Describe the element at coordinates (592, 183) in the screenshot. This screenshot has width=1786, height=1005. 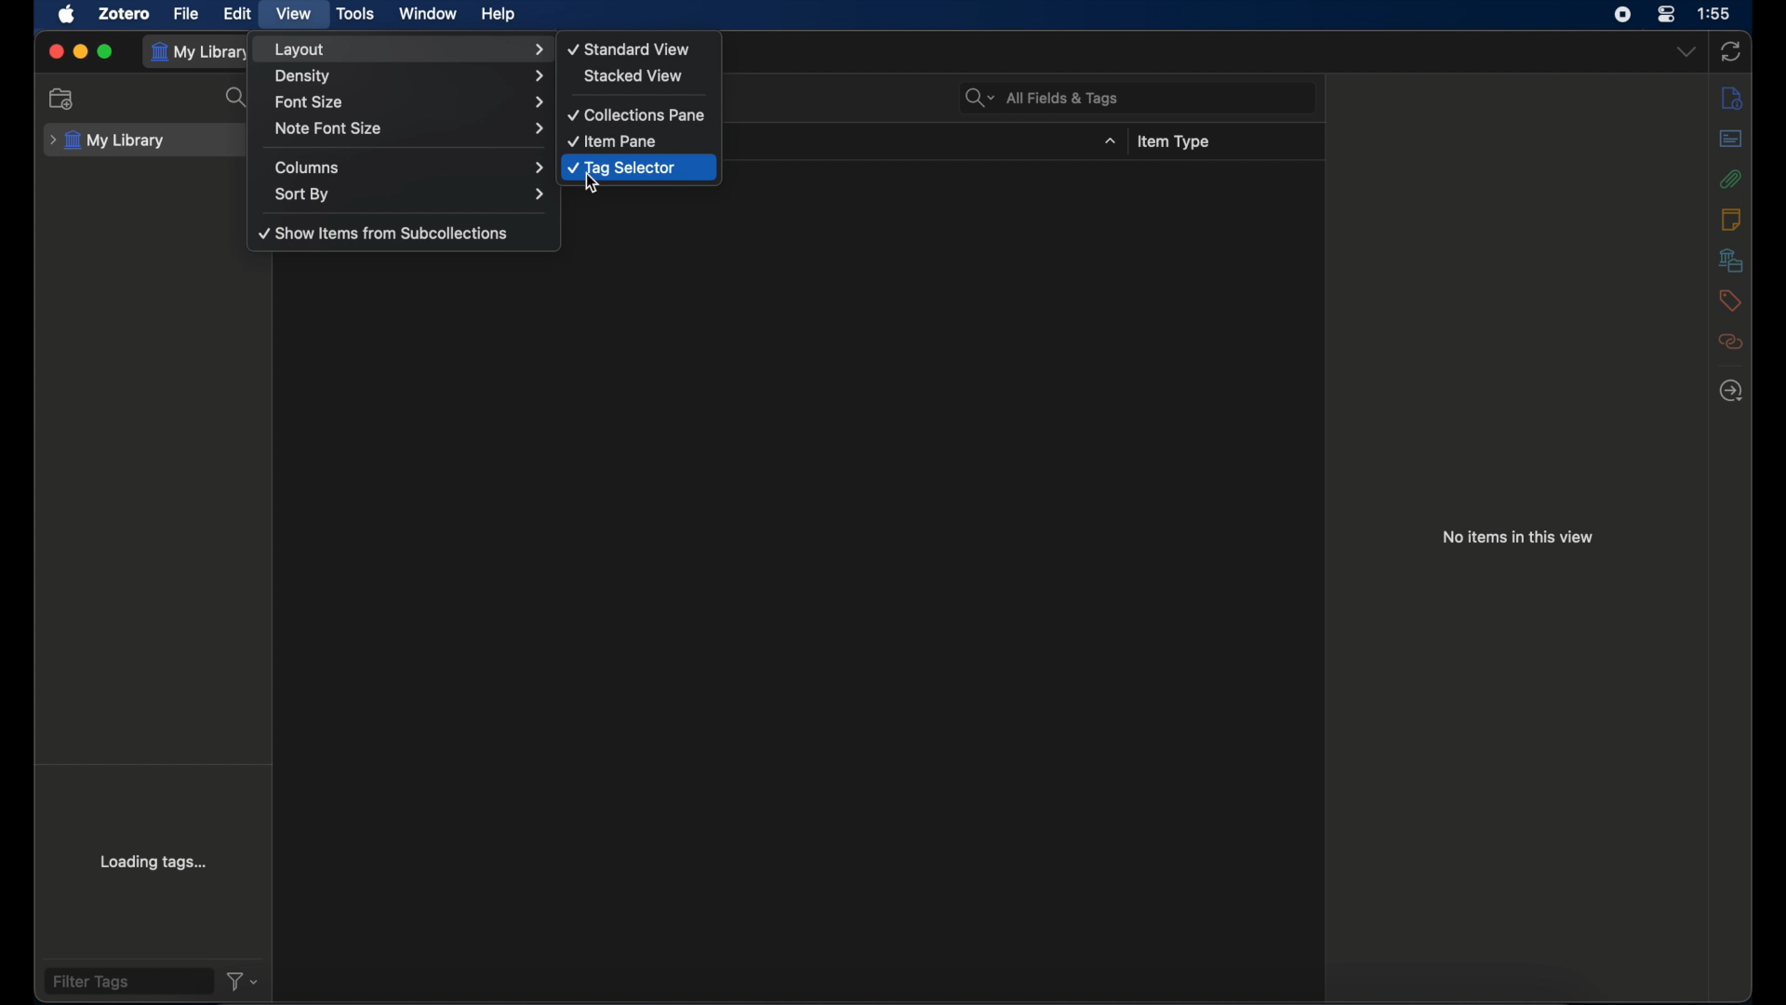
I see `cursor` at that location.